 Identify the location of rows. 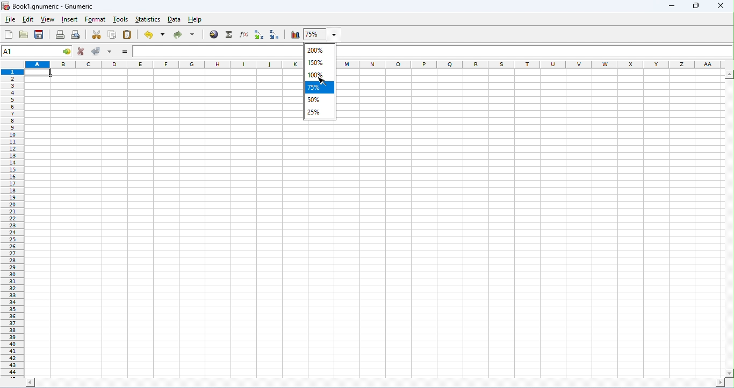
(163, 64).